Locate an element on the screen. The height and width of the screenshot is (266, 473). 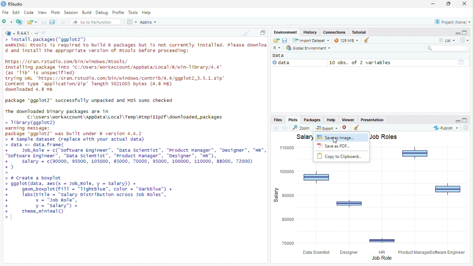
Close is located at coordinates (466, 4).